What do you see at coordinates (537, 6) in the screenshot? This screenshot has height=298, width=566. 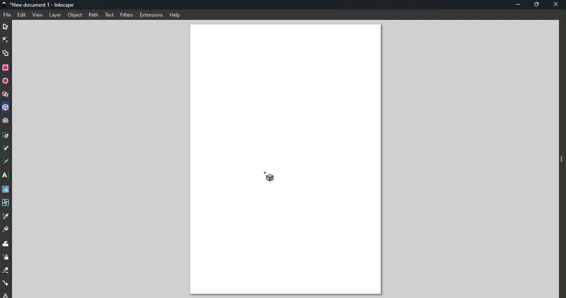 I see `Maximize` at bounding box center [537, 6].